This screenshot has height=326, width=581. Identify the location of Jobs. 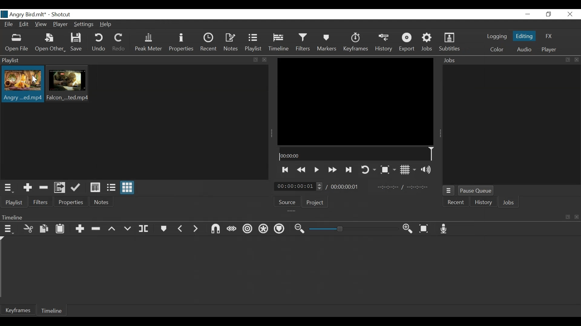
(507, 203).